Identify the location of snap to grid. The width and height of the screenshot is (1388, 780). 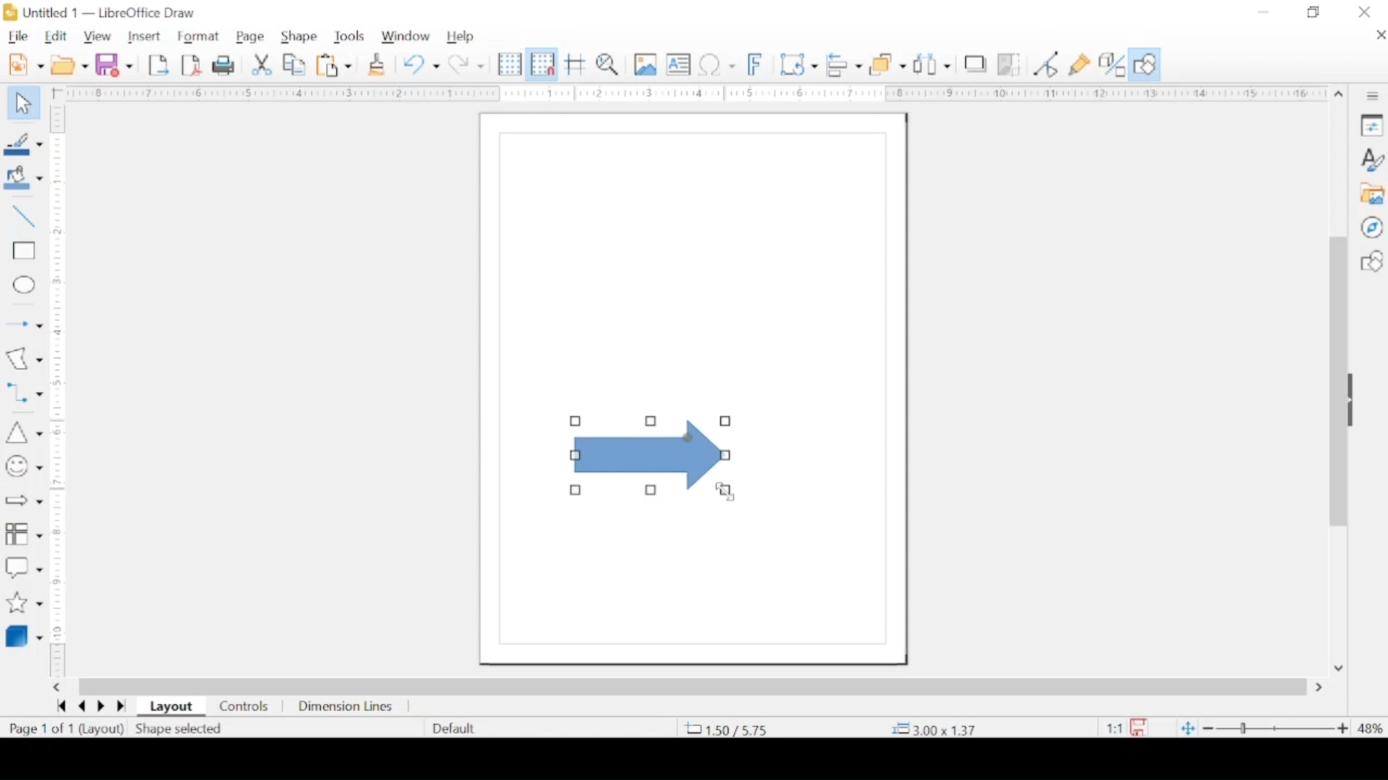
(542, 64).